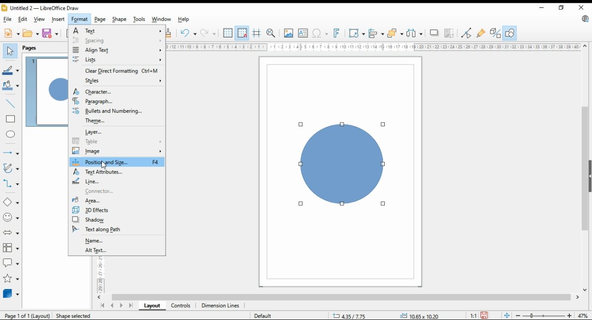 The image size is (592, 320). What do you see at coordinates (111, 111) in the screenshot?
I see `bullets and numbering` at bounding box center [111, 111].